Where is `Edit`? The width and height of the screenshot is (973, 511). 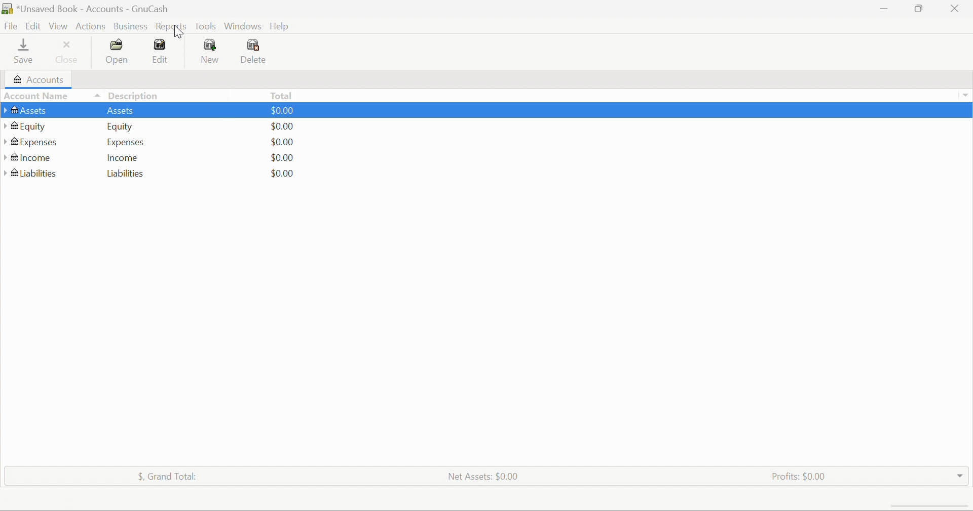 Edit is located at coordinates (34, 26).